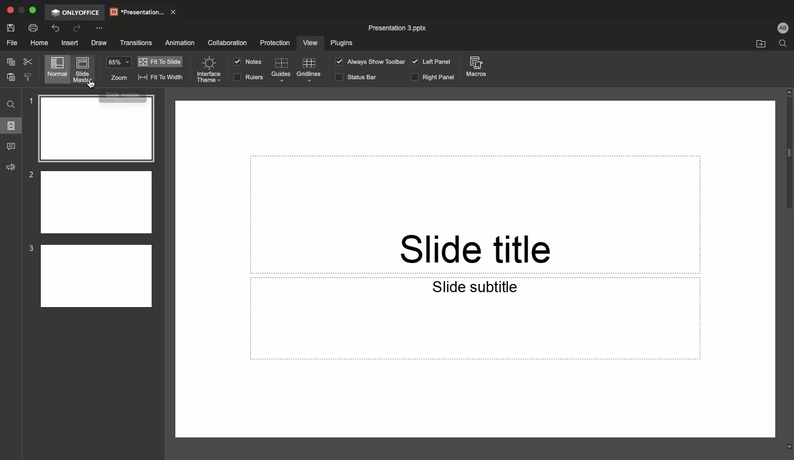 The image size is (794, 460). I want to click on Find and replace, so click(12, 103).